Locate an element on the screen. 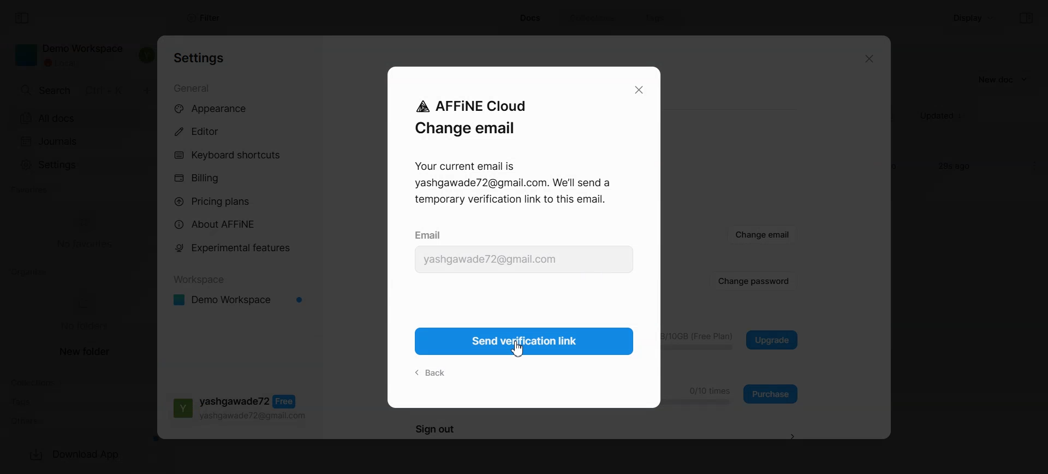 The image size is (1048, 474). workspace is located at coordinates (200, 277).